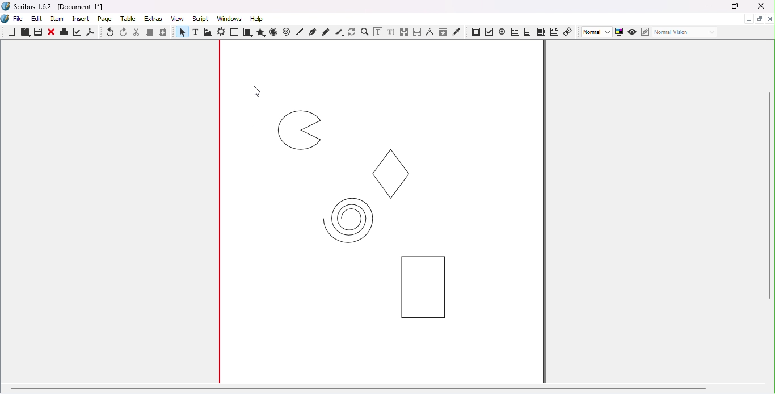 This screenshot has height=394, width=775. Describe the element at coordinates (709, 7) in the screenshot. I see `Minimize` at that location.